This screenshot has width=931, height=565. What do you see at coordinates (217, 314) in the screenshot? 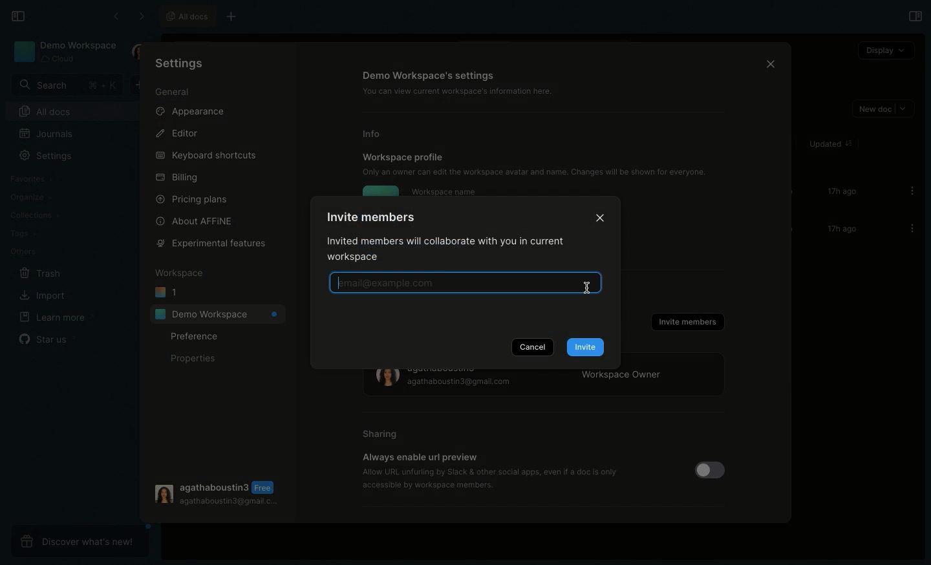
I see `Demo workspace` at bounding box center [217, 314].